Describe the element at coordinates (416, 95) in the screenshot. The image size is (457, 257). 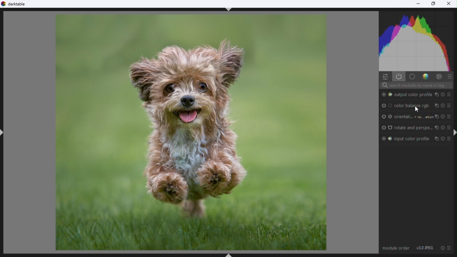
I see `Output colour profile` at that location.